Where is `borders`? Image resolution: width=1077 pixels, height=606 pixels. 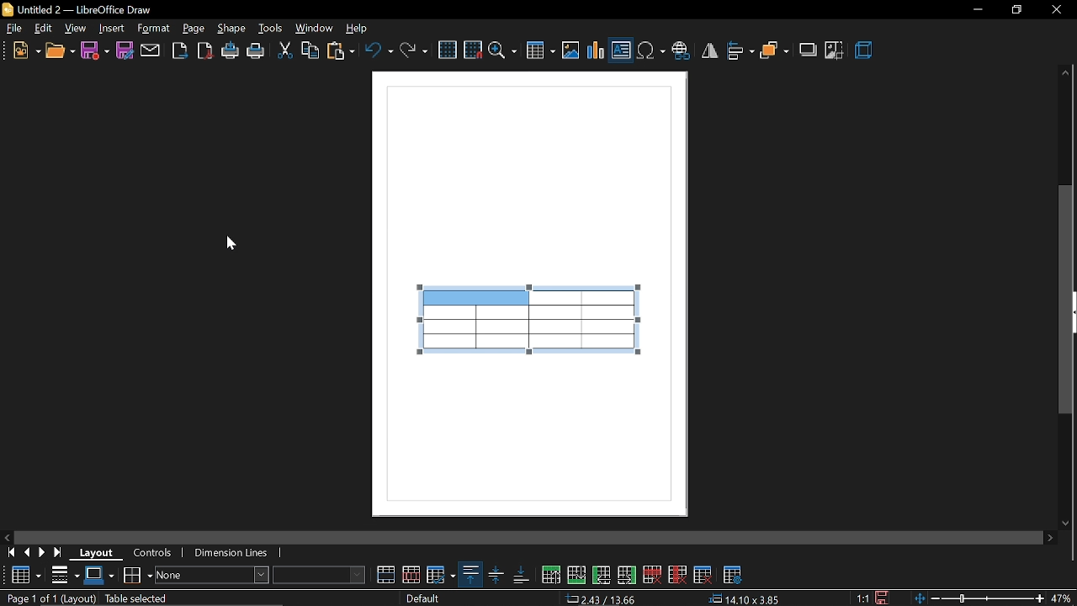 borders is located at coordinates (137, 574).